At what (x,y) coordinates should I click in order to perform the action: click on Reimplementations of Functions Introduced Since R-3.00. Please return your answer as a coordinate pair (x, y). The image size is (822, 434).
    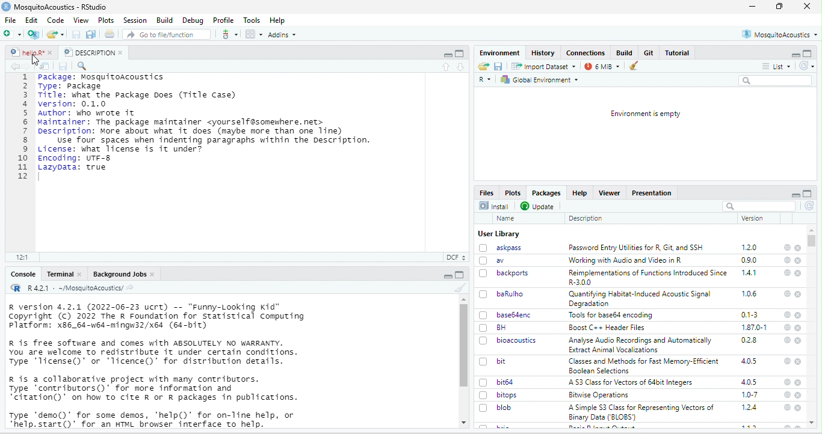
    Looking at the image, I should click on (647, 278).